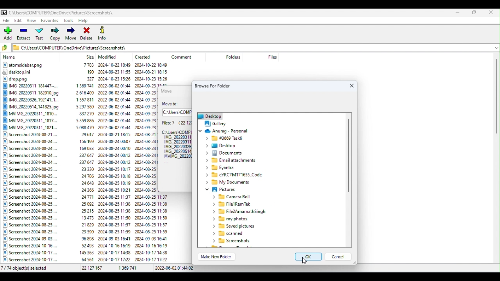 The height and width of the screenshot is (281, 500). I want to click on Drop down menu, so click(496, 47).